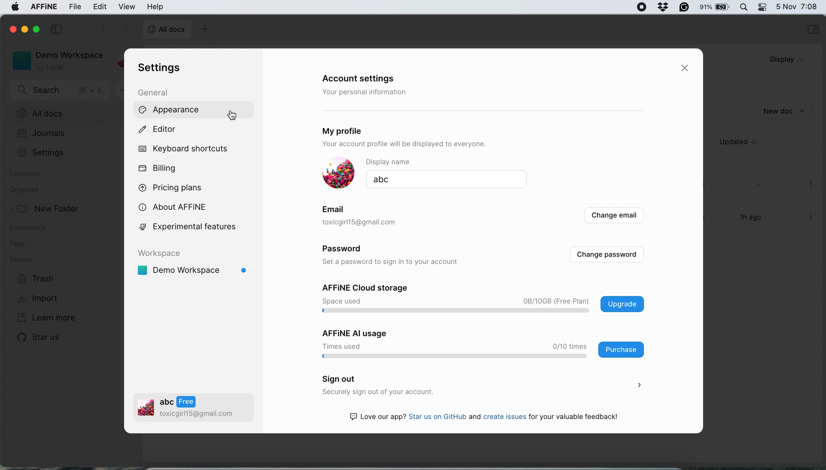 The height and width of the screenshot is (470, 826). What do you see at coordinates (457, 312) in the screenshot?
I see `Log bar` at bounding box center [457, 312].